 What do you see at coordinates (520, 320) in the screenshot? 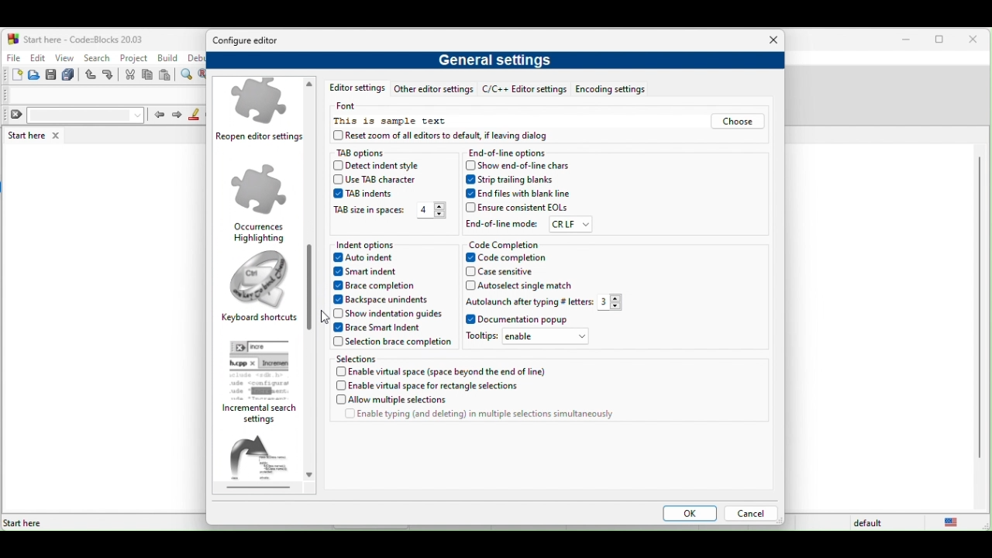
I see `documentation popup` at bounding box center [520, 320].